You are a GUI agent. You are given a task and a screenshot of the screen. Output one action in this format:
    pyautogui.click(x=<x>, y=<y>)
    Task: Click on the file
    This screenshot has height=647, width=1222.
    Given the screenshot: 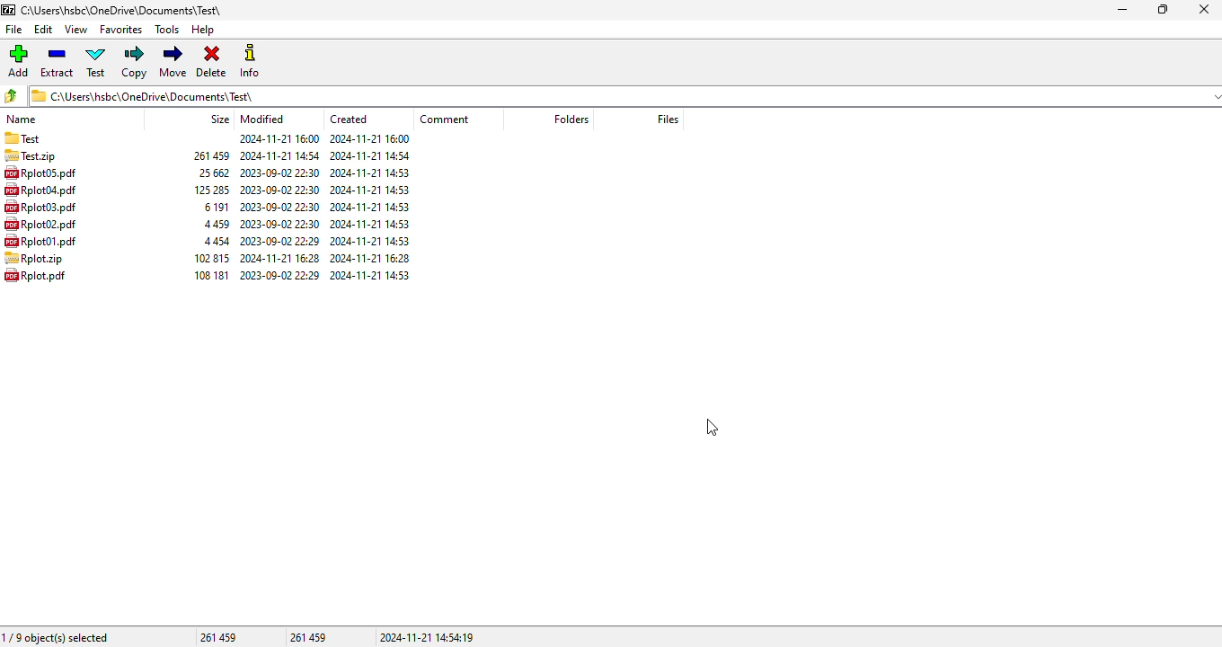 What is the action you would take?
    pyautogui.click(x=13, y=30)
    